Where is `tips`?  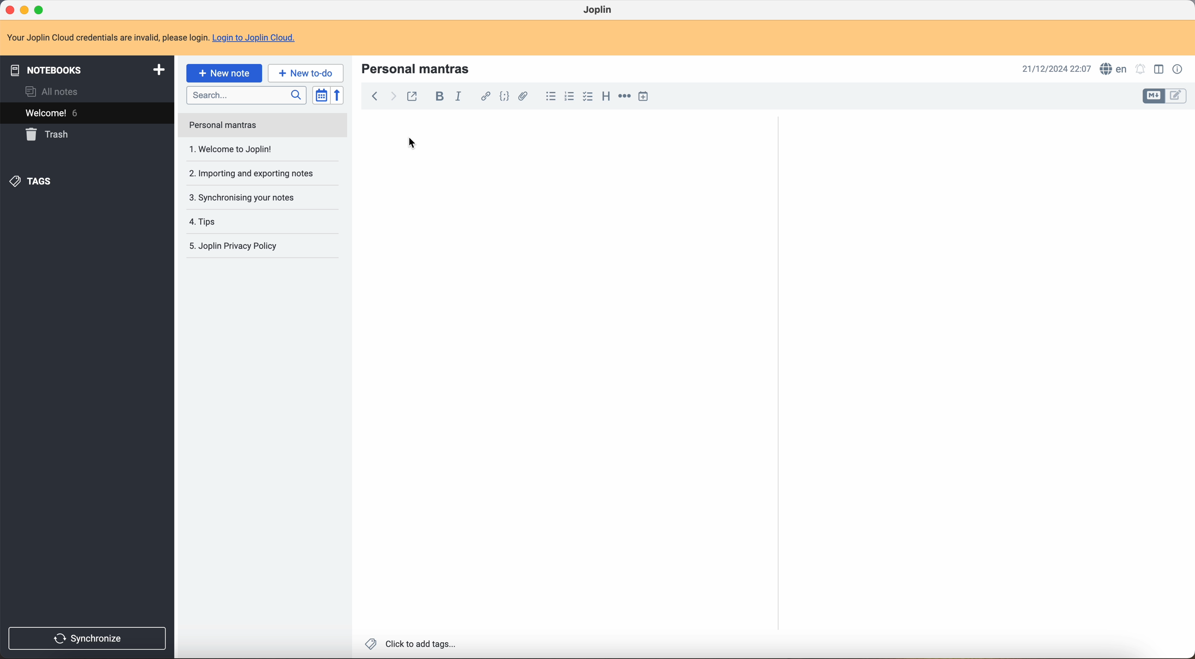 tips is located at coordinates (239, 198).